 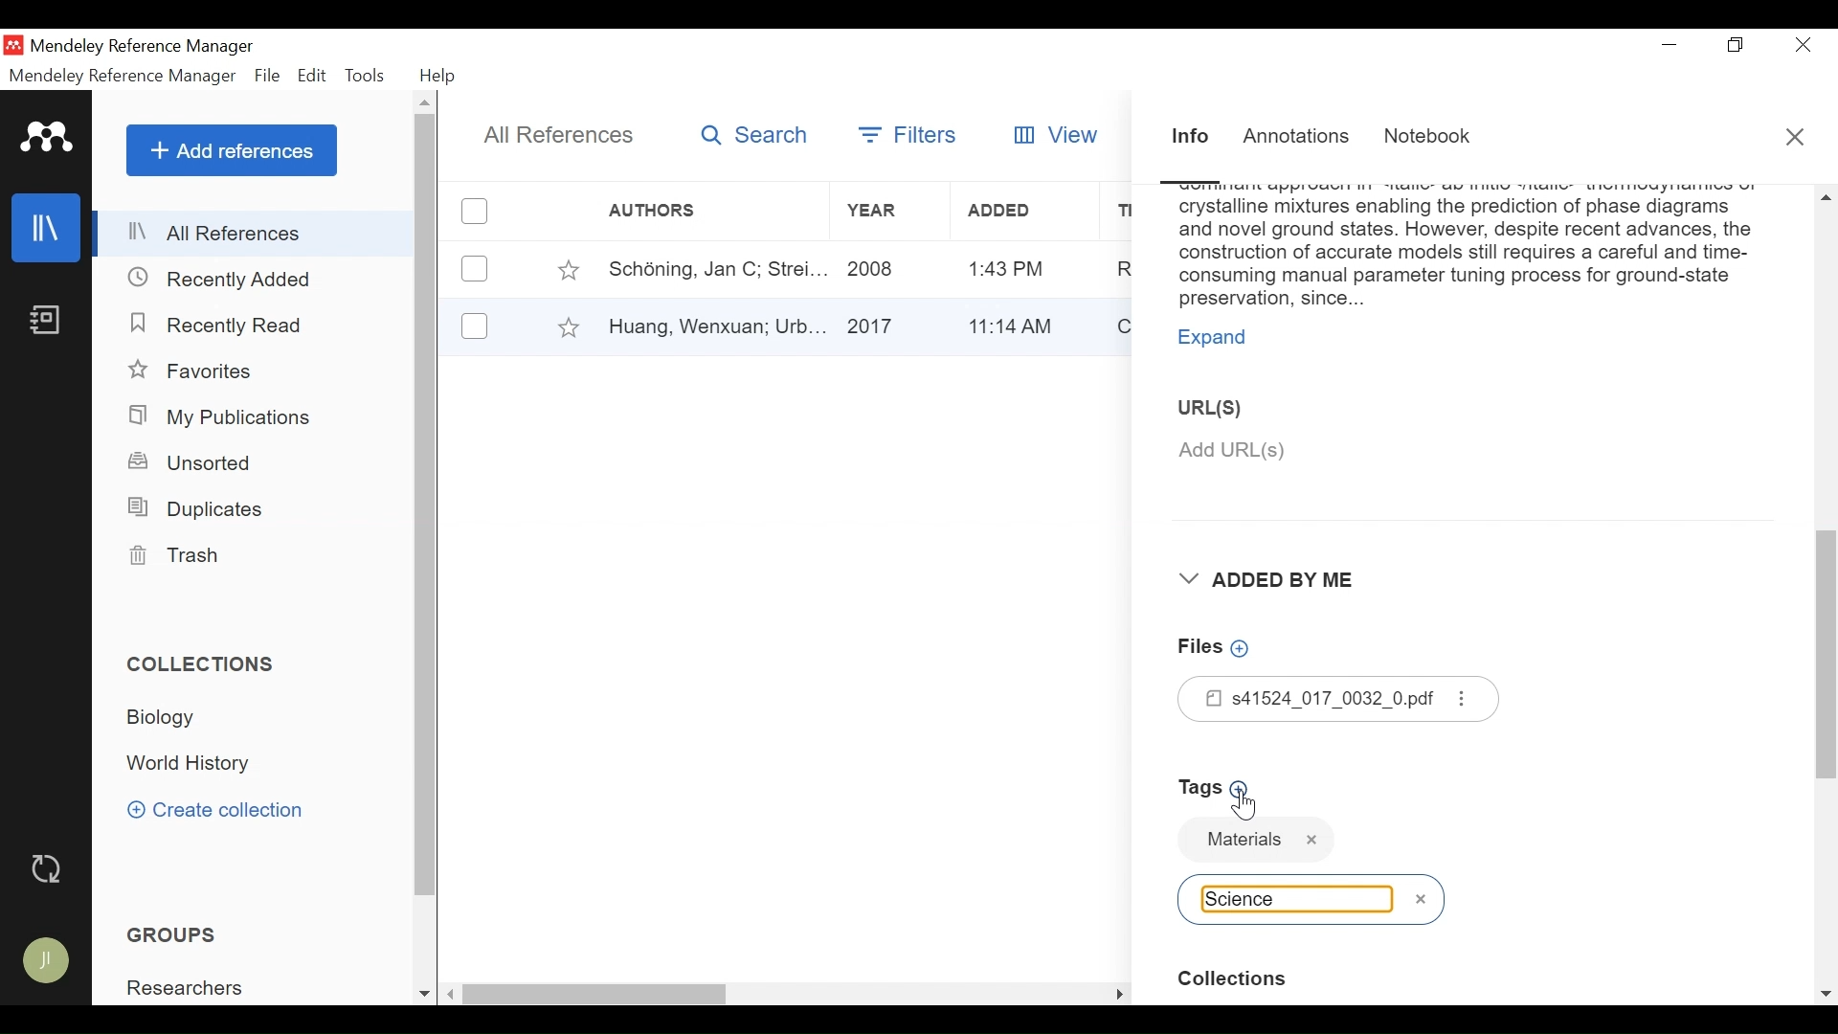 I want to click on (un)select all, so click(x=475, y=212).